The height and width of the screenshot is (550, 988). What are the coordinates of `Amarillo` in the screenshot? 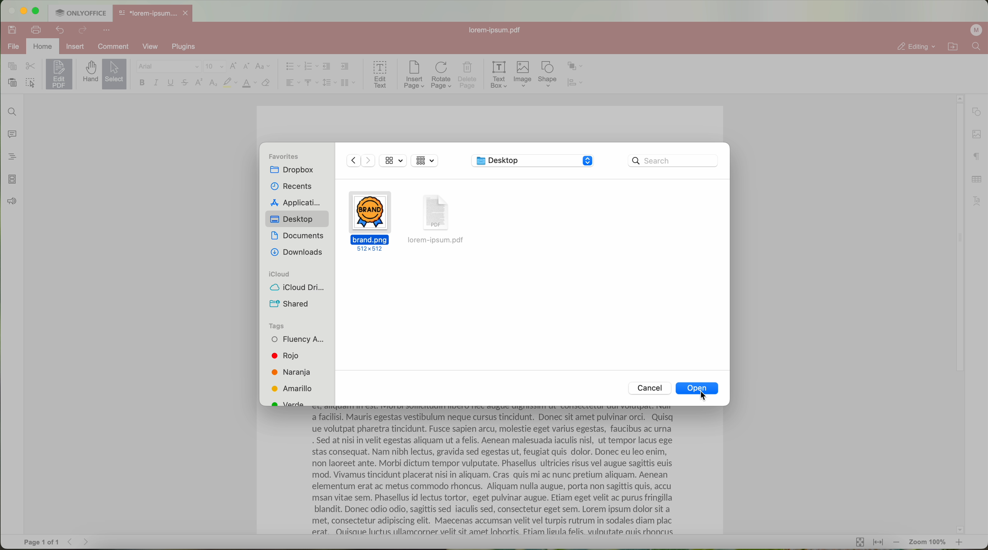 It's located at (293, 388).